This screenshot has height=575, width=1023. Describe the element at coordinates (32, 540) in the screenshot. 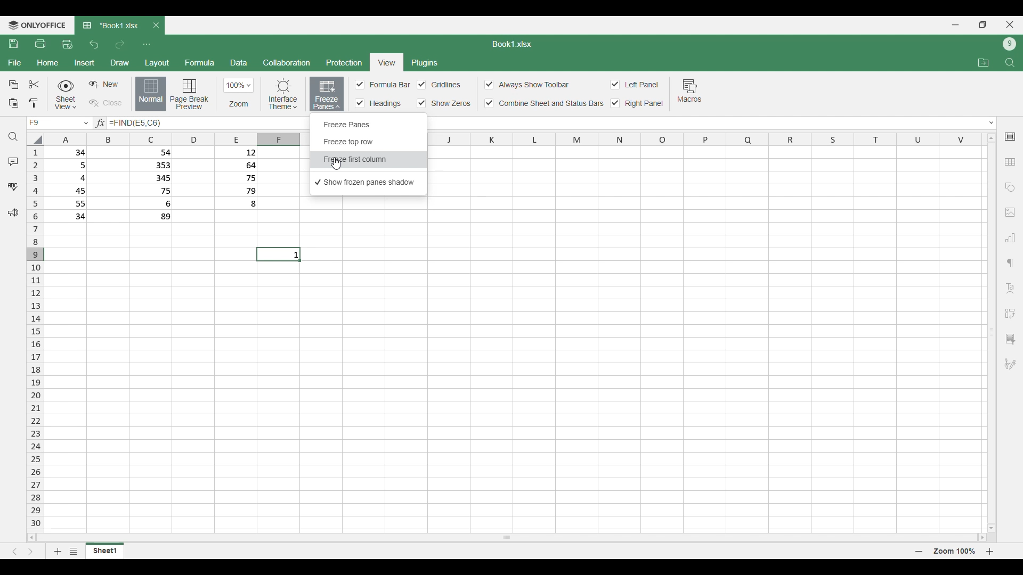

I see `move left ` at that location.